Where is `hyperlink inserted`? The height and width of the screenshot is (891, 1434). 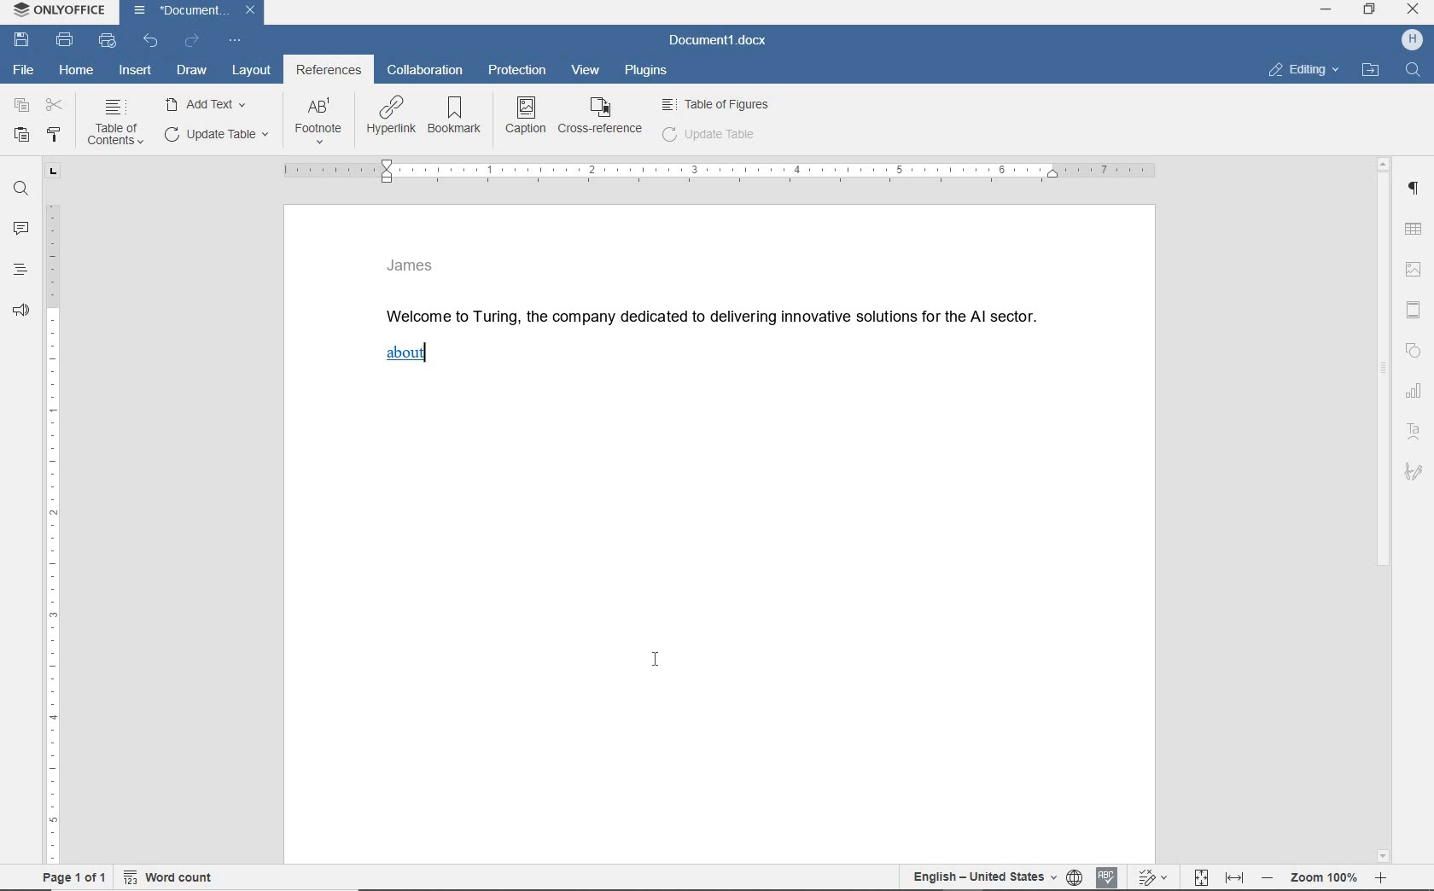 hyperlink inserted is located at coordinates (413, 356).